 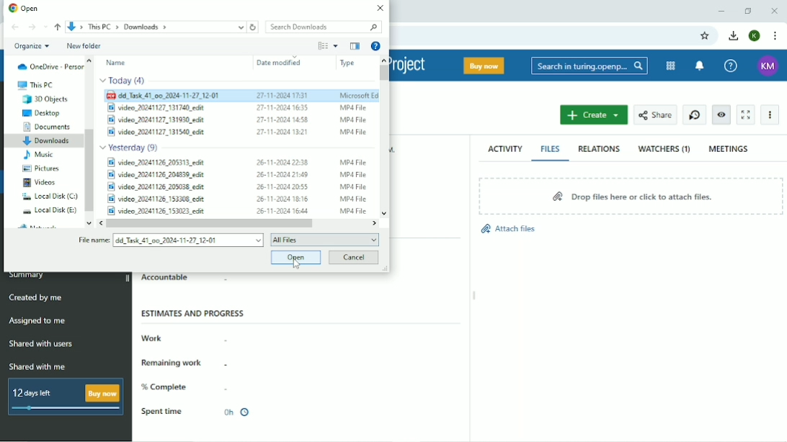 What do you see at coordinates (732, 66) in the screenshot?
I see `Help` at bounding box center [732, 66].